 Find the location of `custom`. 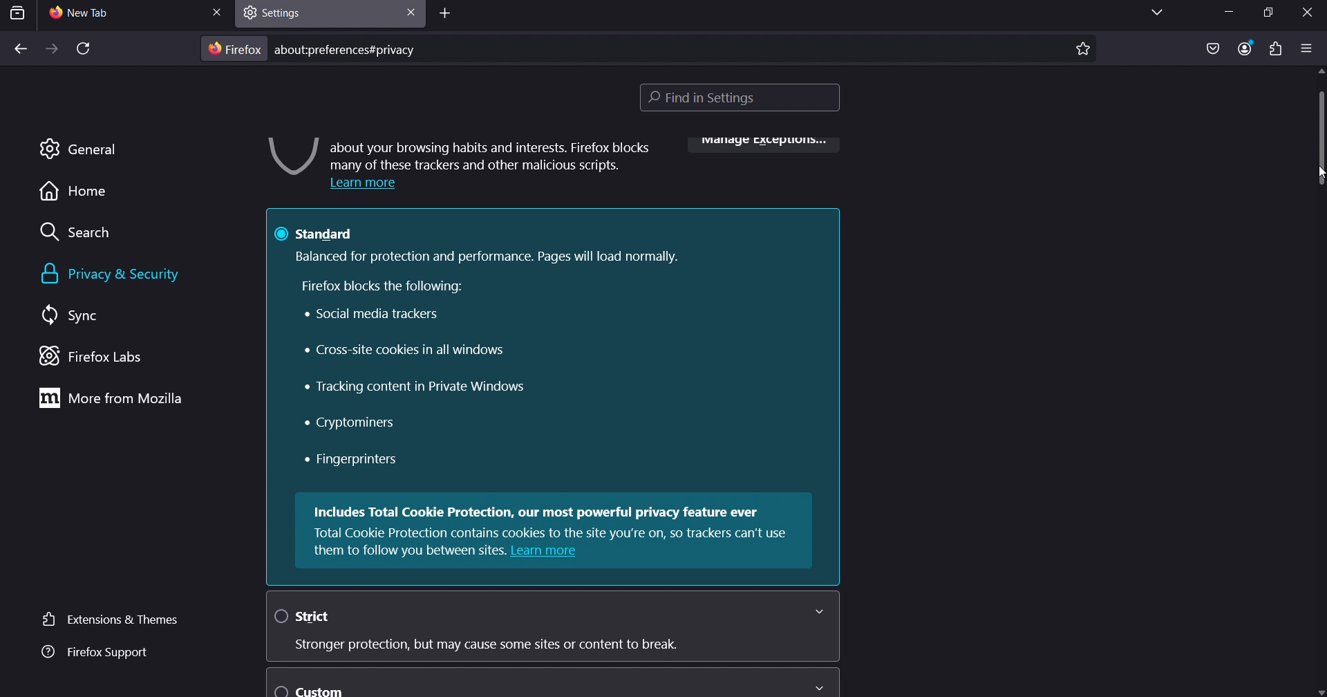

custom is located at coordinates (550, 682).